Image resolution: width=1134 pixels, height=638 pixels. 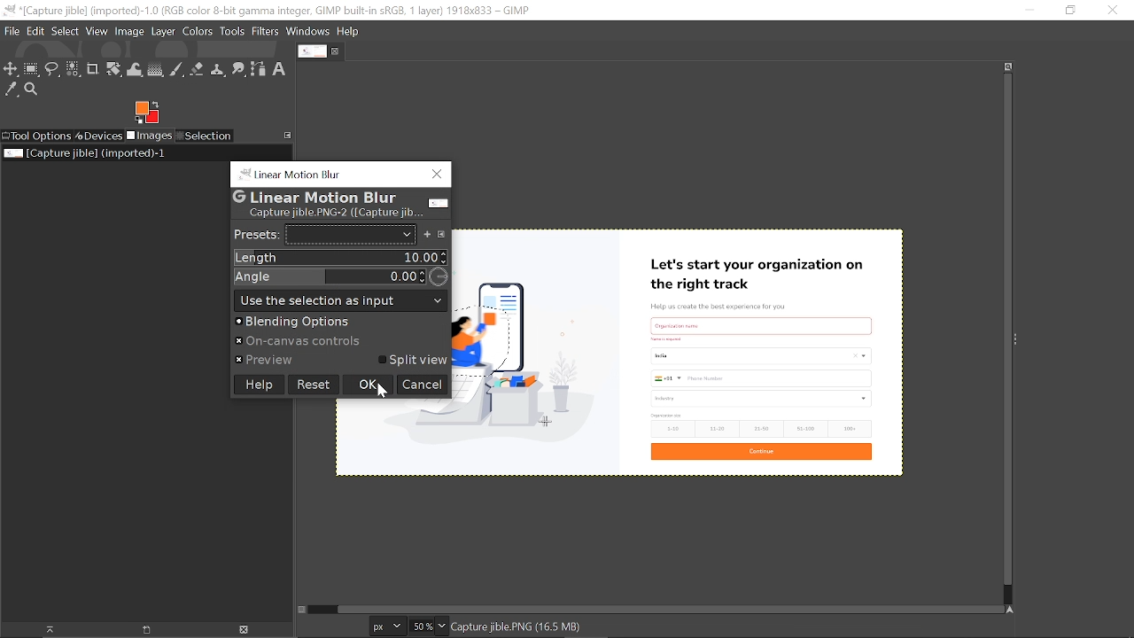 What do you see at coordinates (725, 351) in the screenshot?
I see `Current image` at bounding box center [725, 351].